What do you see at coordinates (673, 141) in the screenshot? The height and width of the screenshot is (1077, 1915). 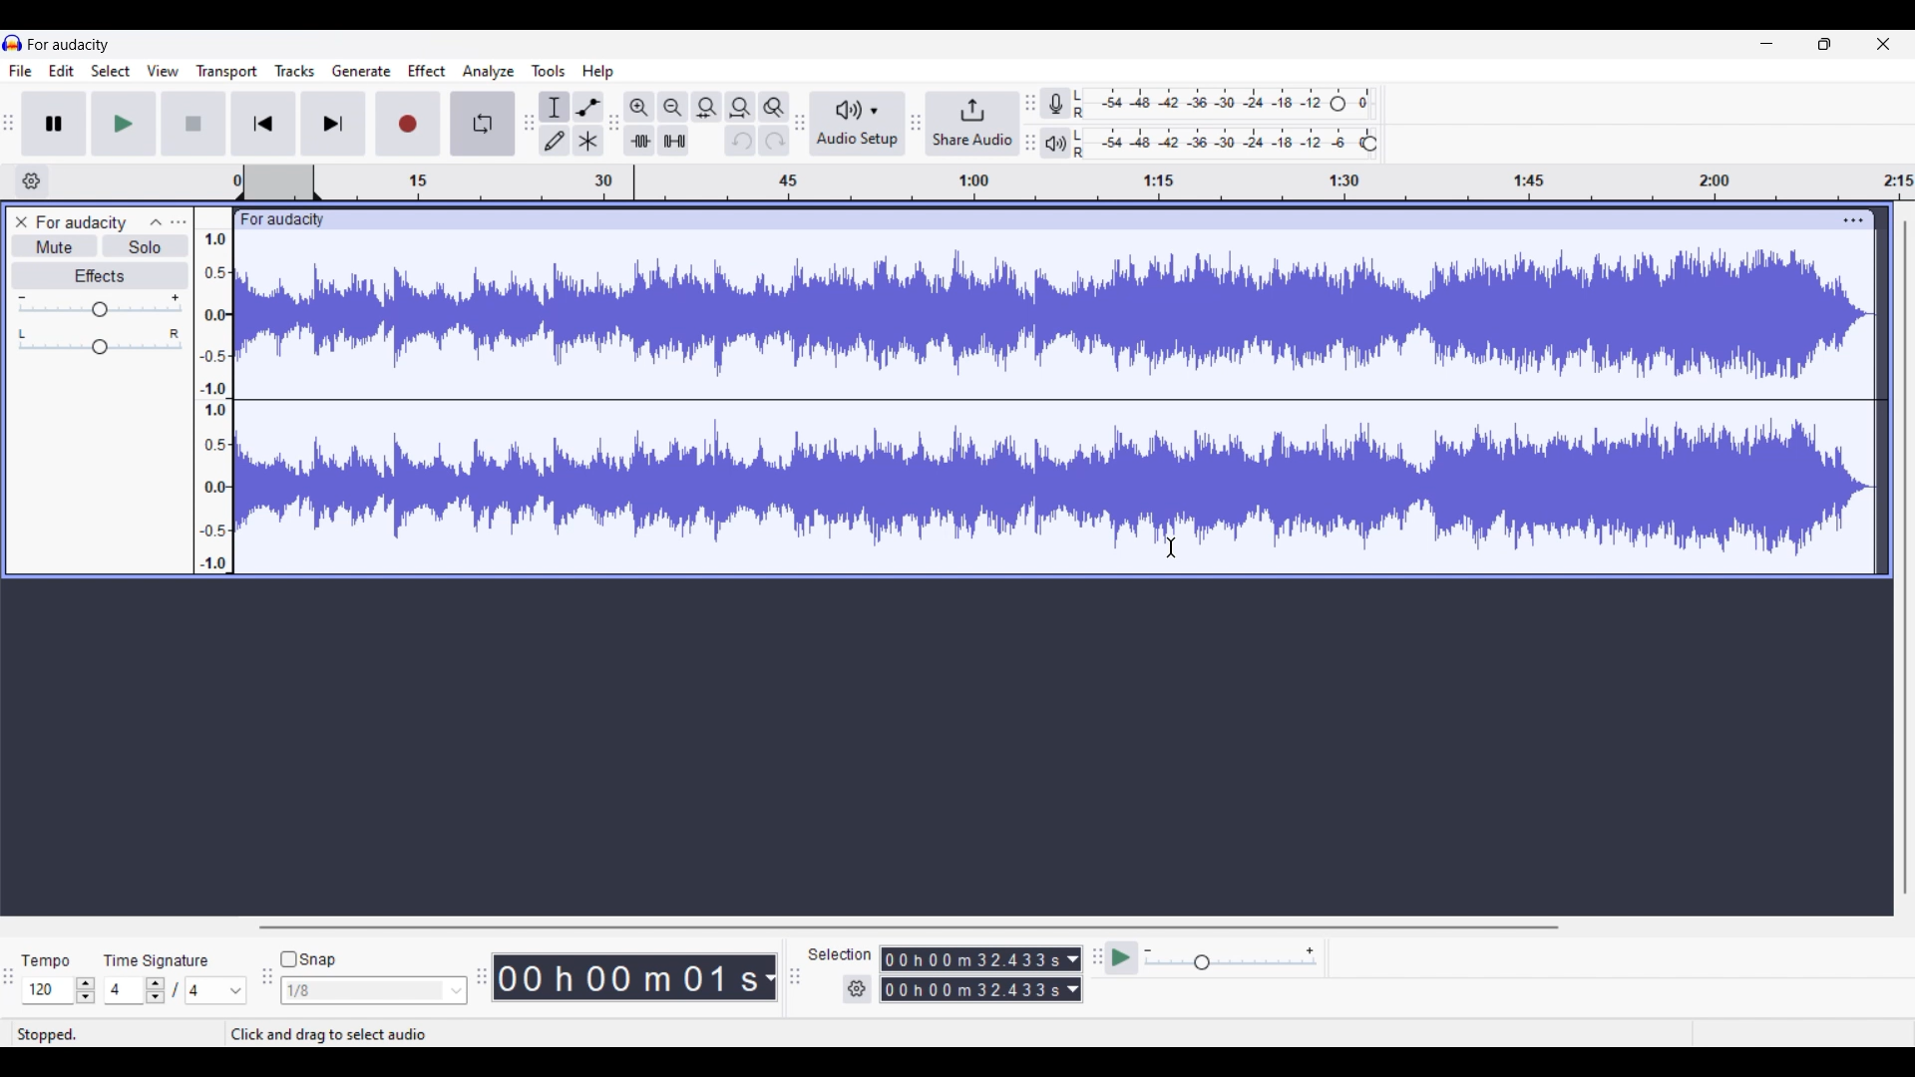 I see `Silence audio selection` at bounding box center [673, 141].